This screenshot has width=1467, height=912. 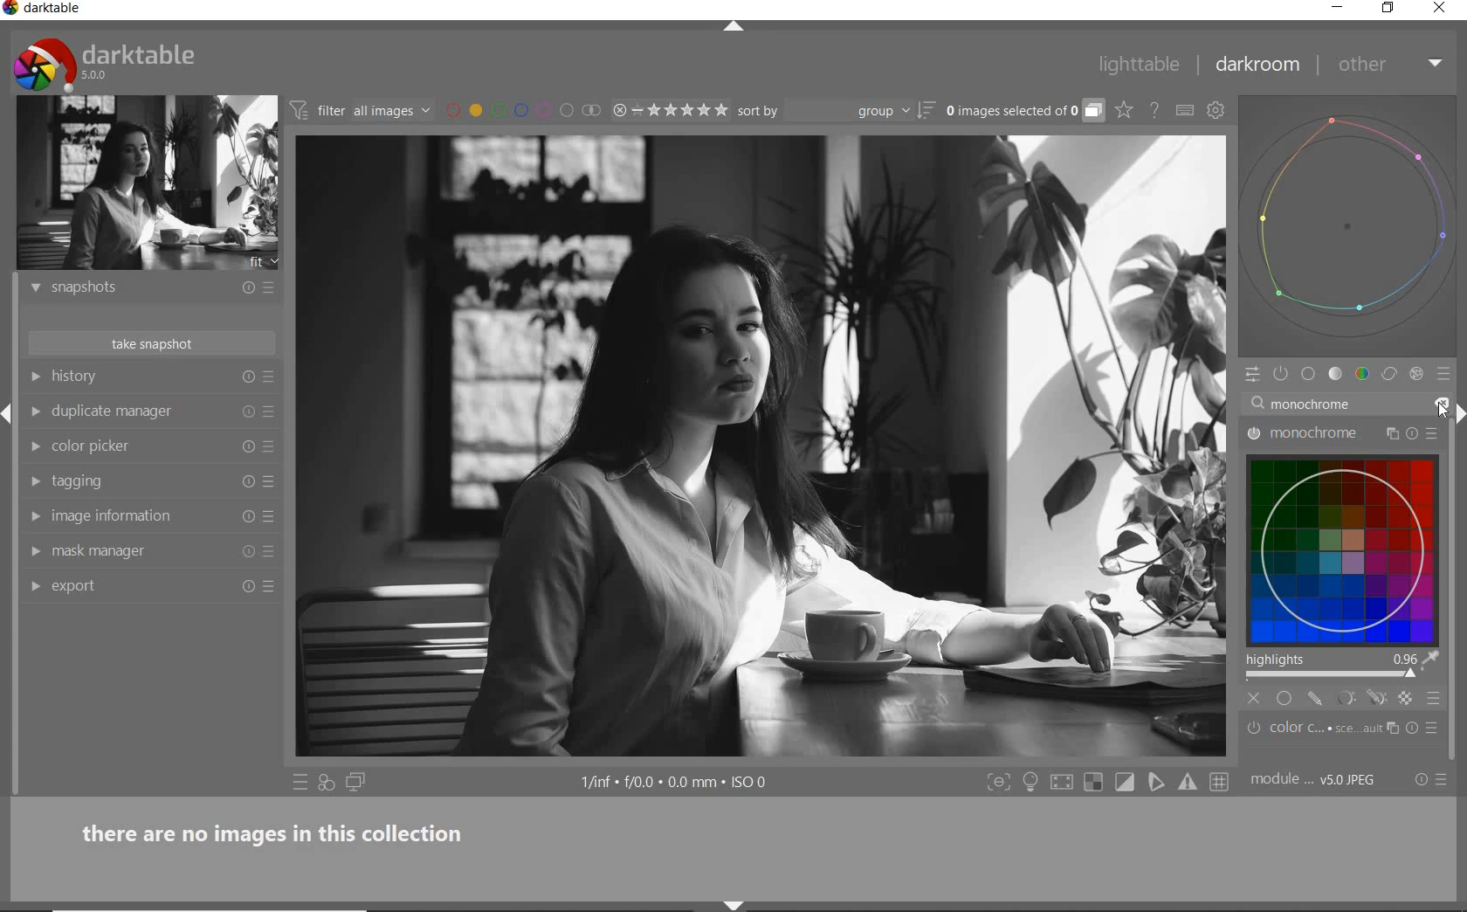 I want to click on Color C..., so click(x=1326, y=729).